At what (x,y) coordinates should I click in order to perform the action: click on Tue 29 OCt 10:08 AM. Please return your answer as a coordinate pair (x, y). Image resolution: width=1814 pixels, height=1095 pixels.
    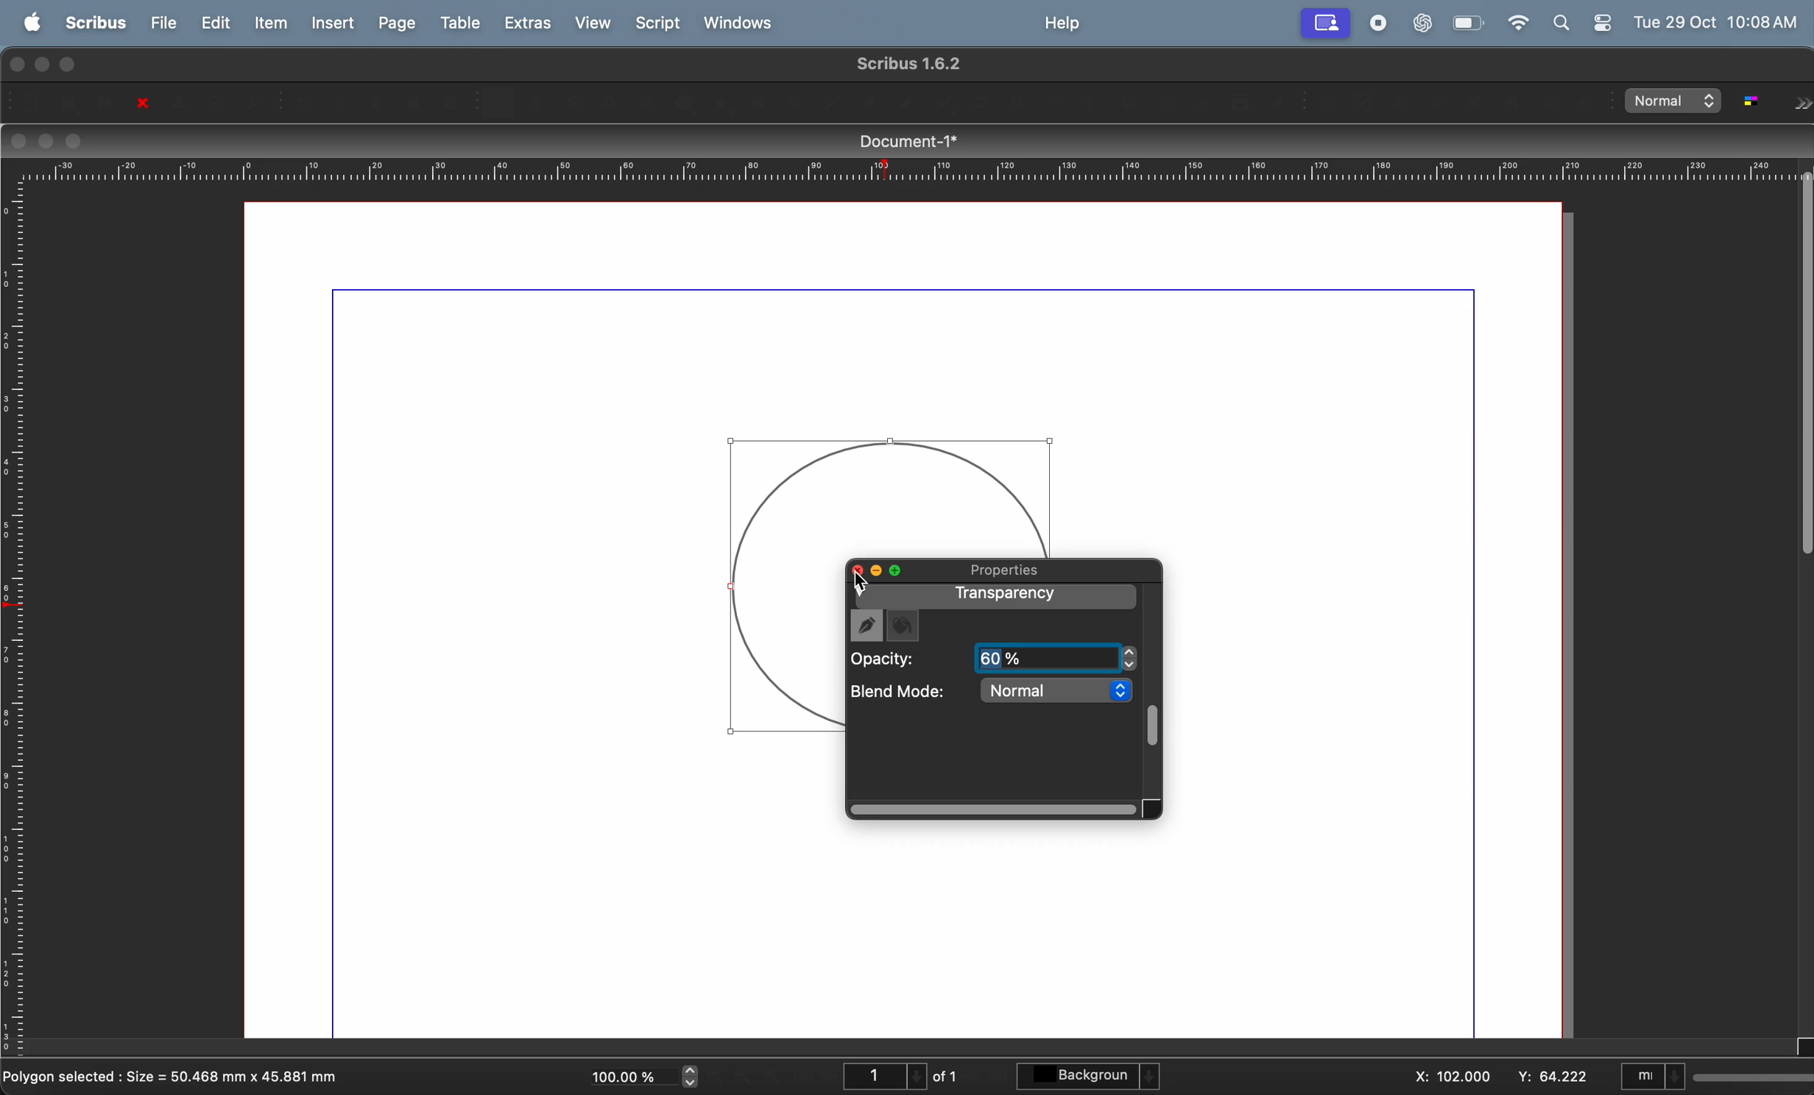
    Looking at the image, I should click on (1719, 21).